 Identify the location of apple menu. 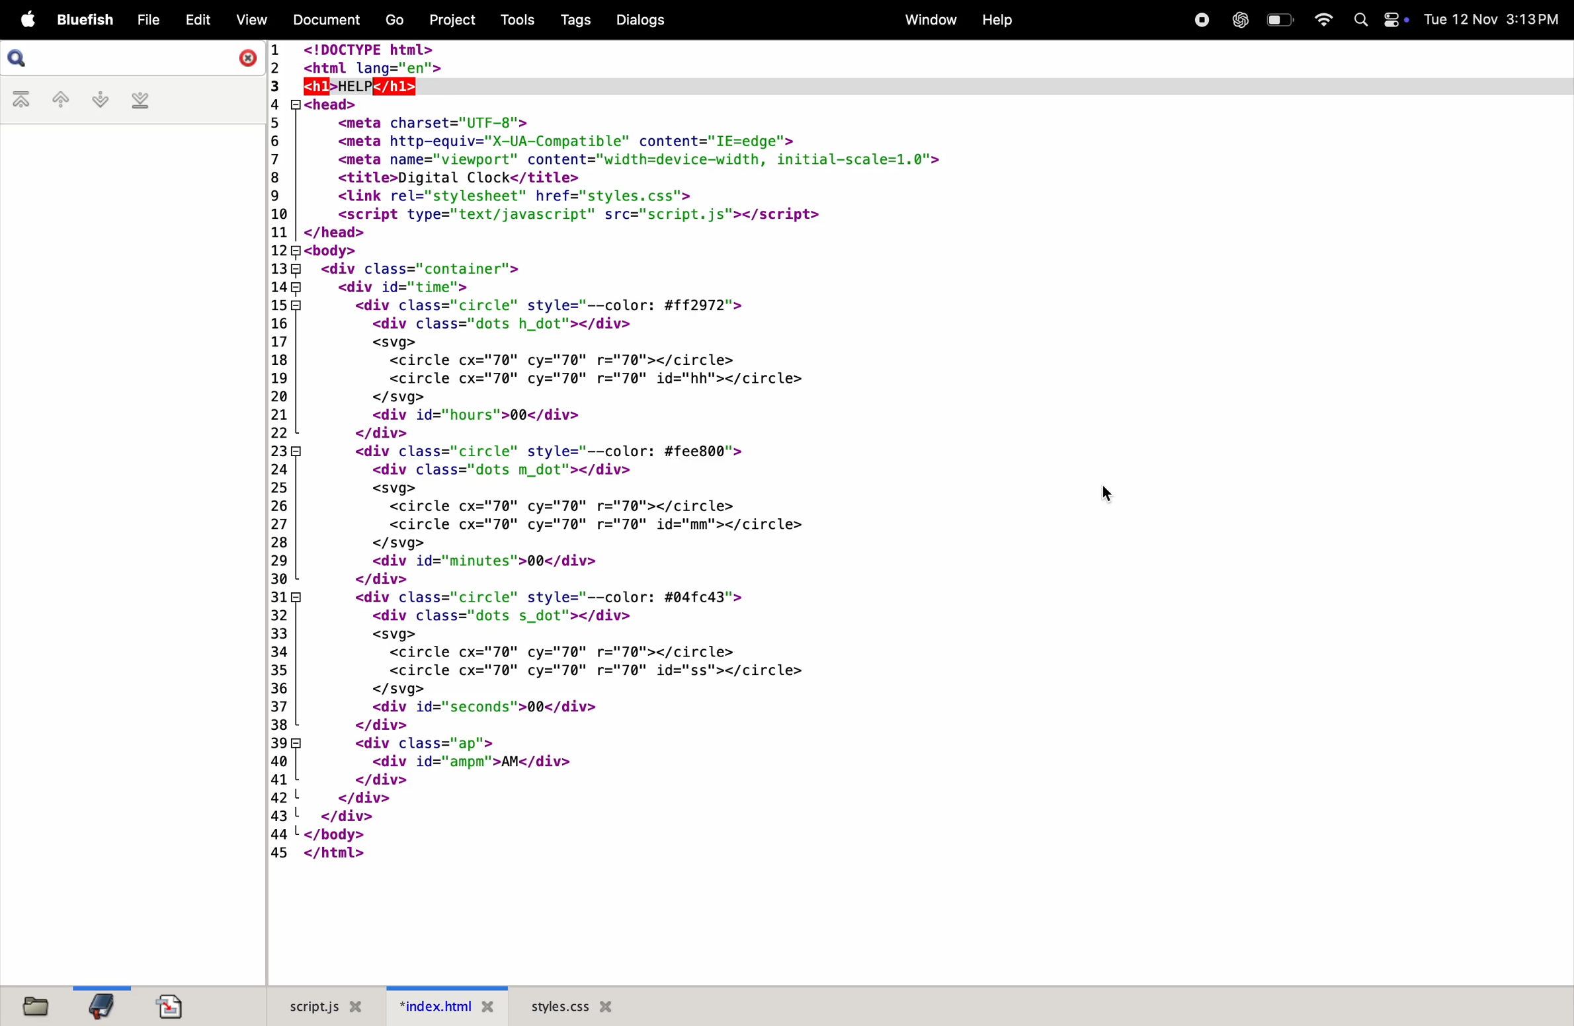
(25, 21).